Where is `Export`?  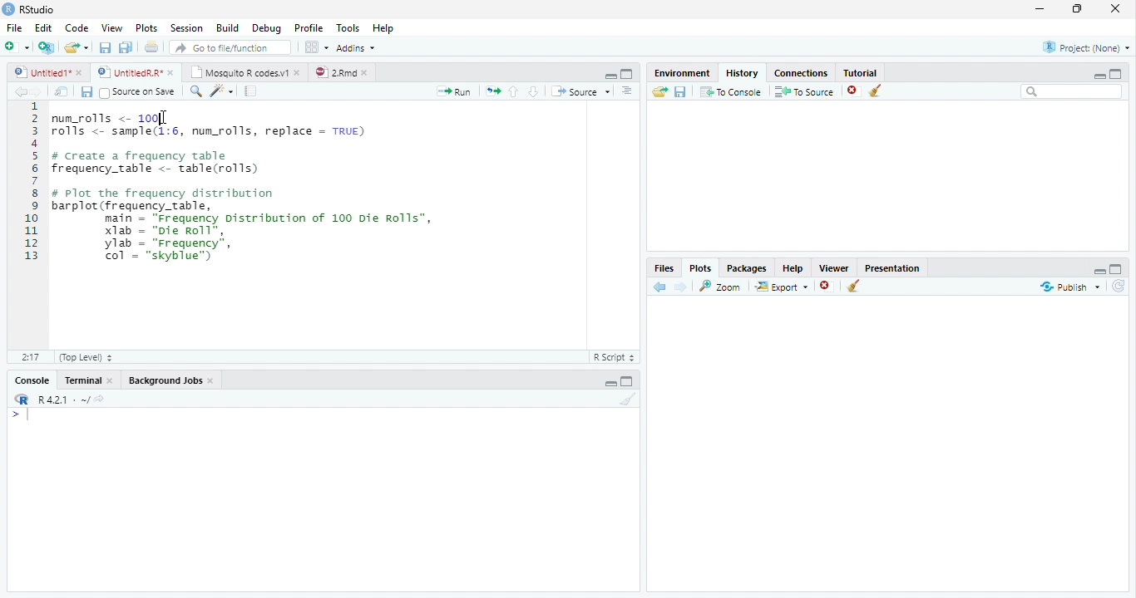 Export is located at coordinates (781, 287).